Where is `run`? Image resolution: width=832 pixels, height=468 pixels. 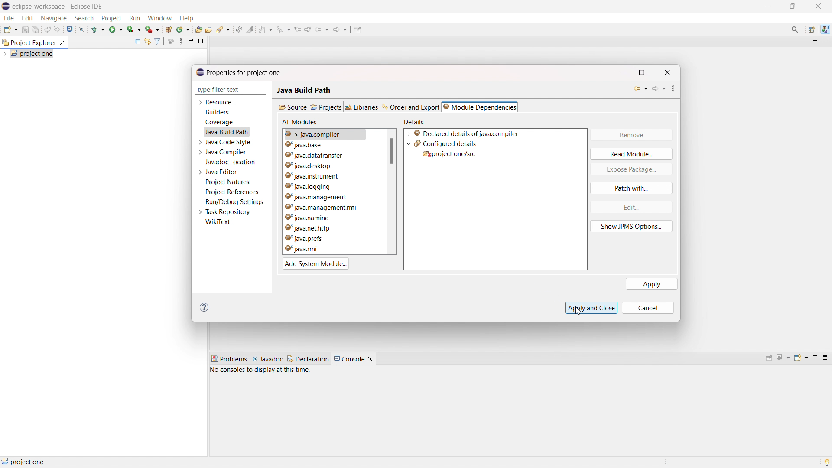 run is located at coordinates (135, 18).